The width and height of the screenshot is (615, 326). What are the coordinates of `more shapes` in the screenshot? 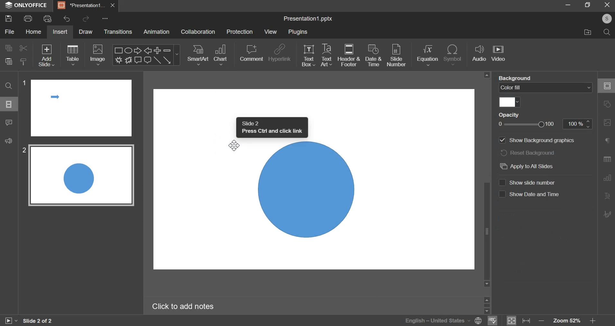 It's located at (177, 54).